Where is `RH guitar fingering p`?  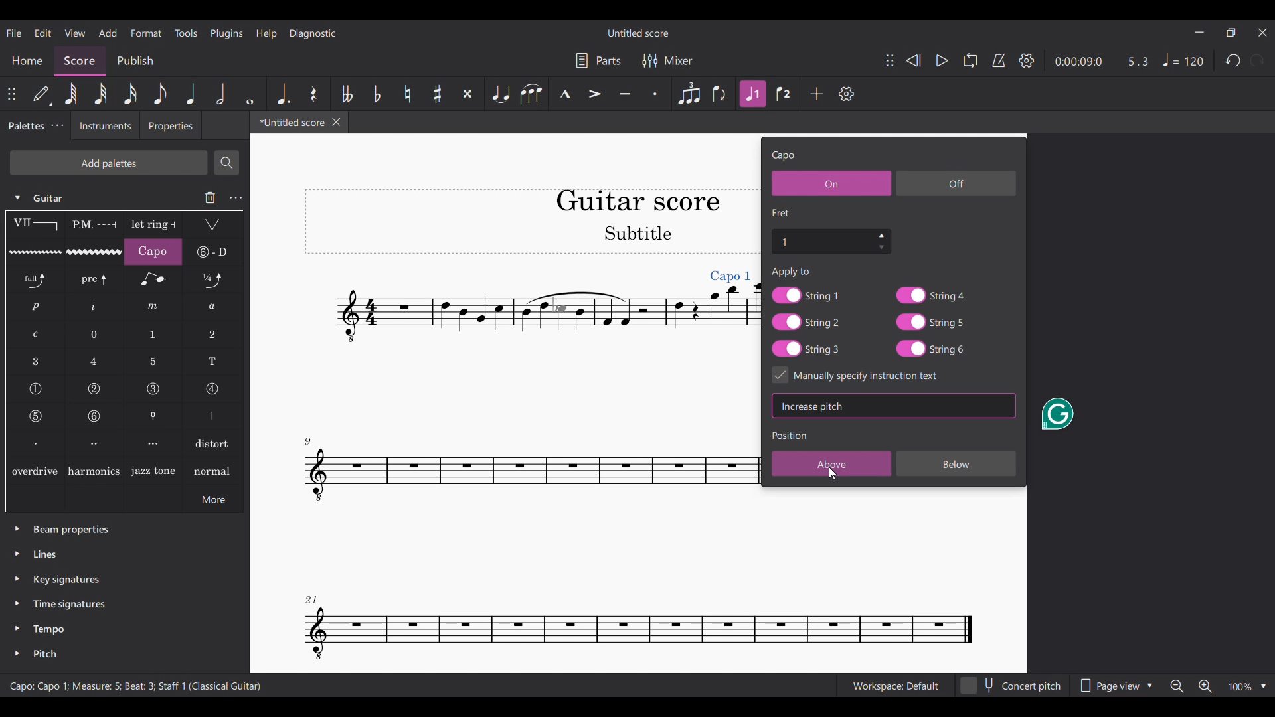 RH guitar fingering p is located at coordinates (36, 307).